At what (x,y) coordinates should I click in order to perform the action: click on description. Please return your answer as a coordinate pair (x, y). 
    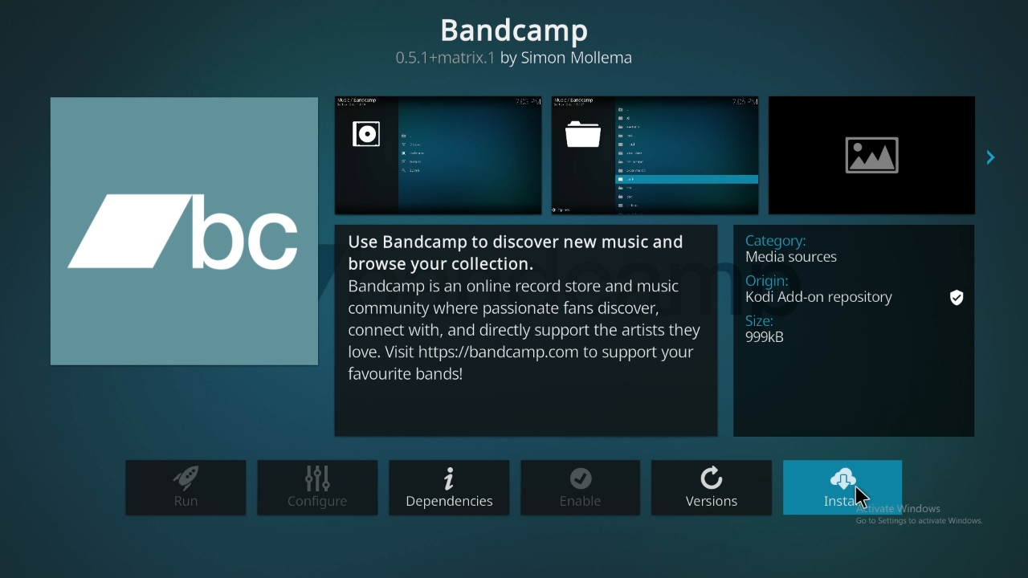
    Looking at the image, I should click on (855, 329).